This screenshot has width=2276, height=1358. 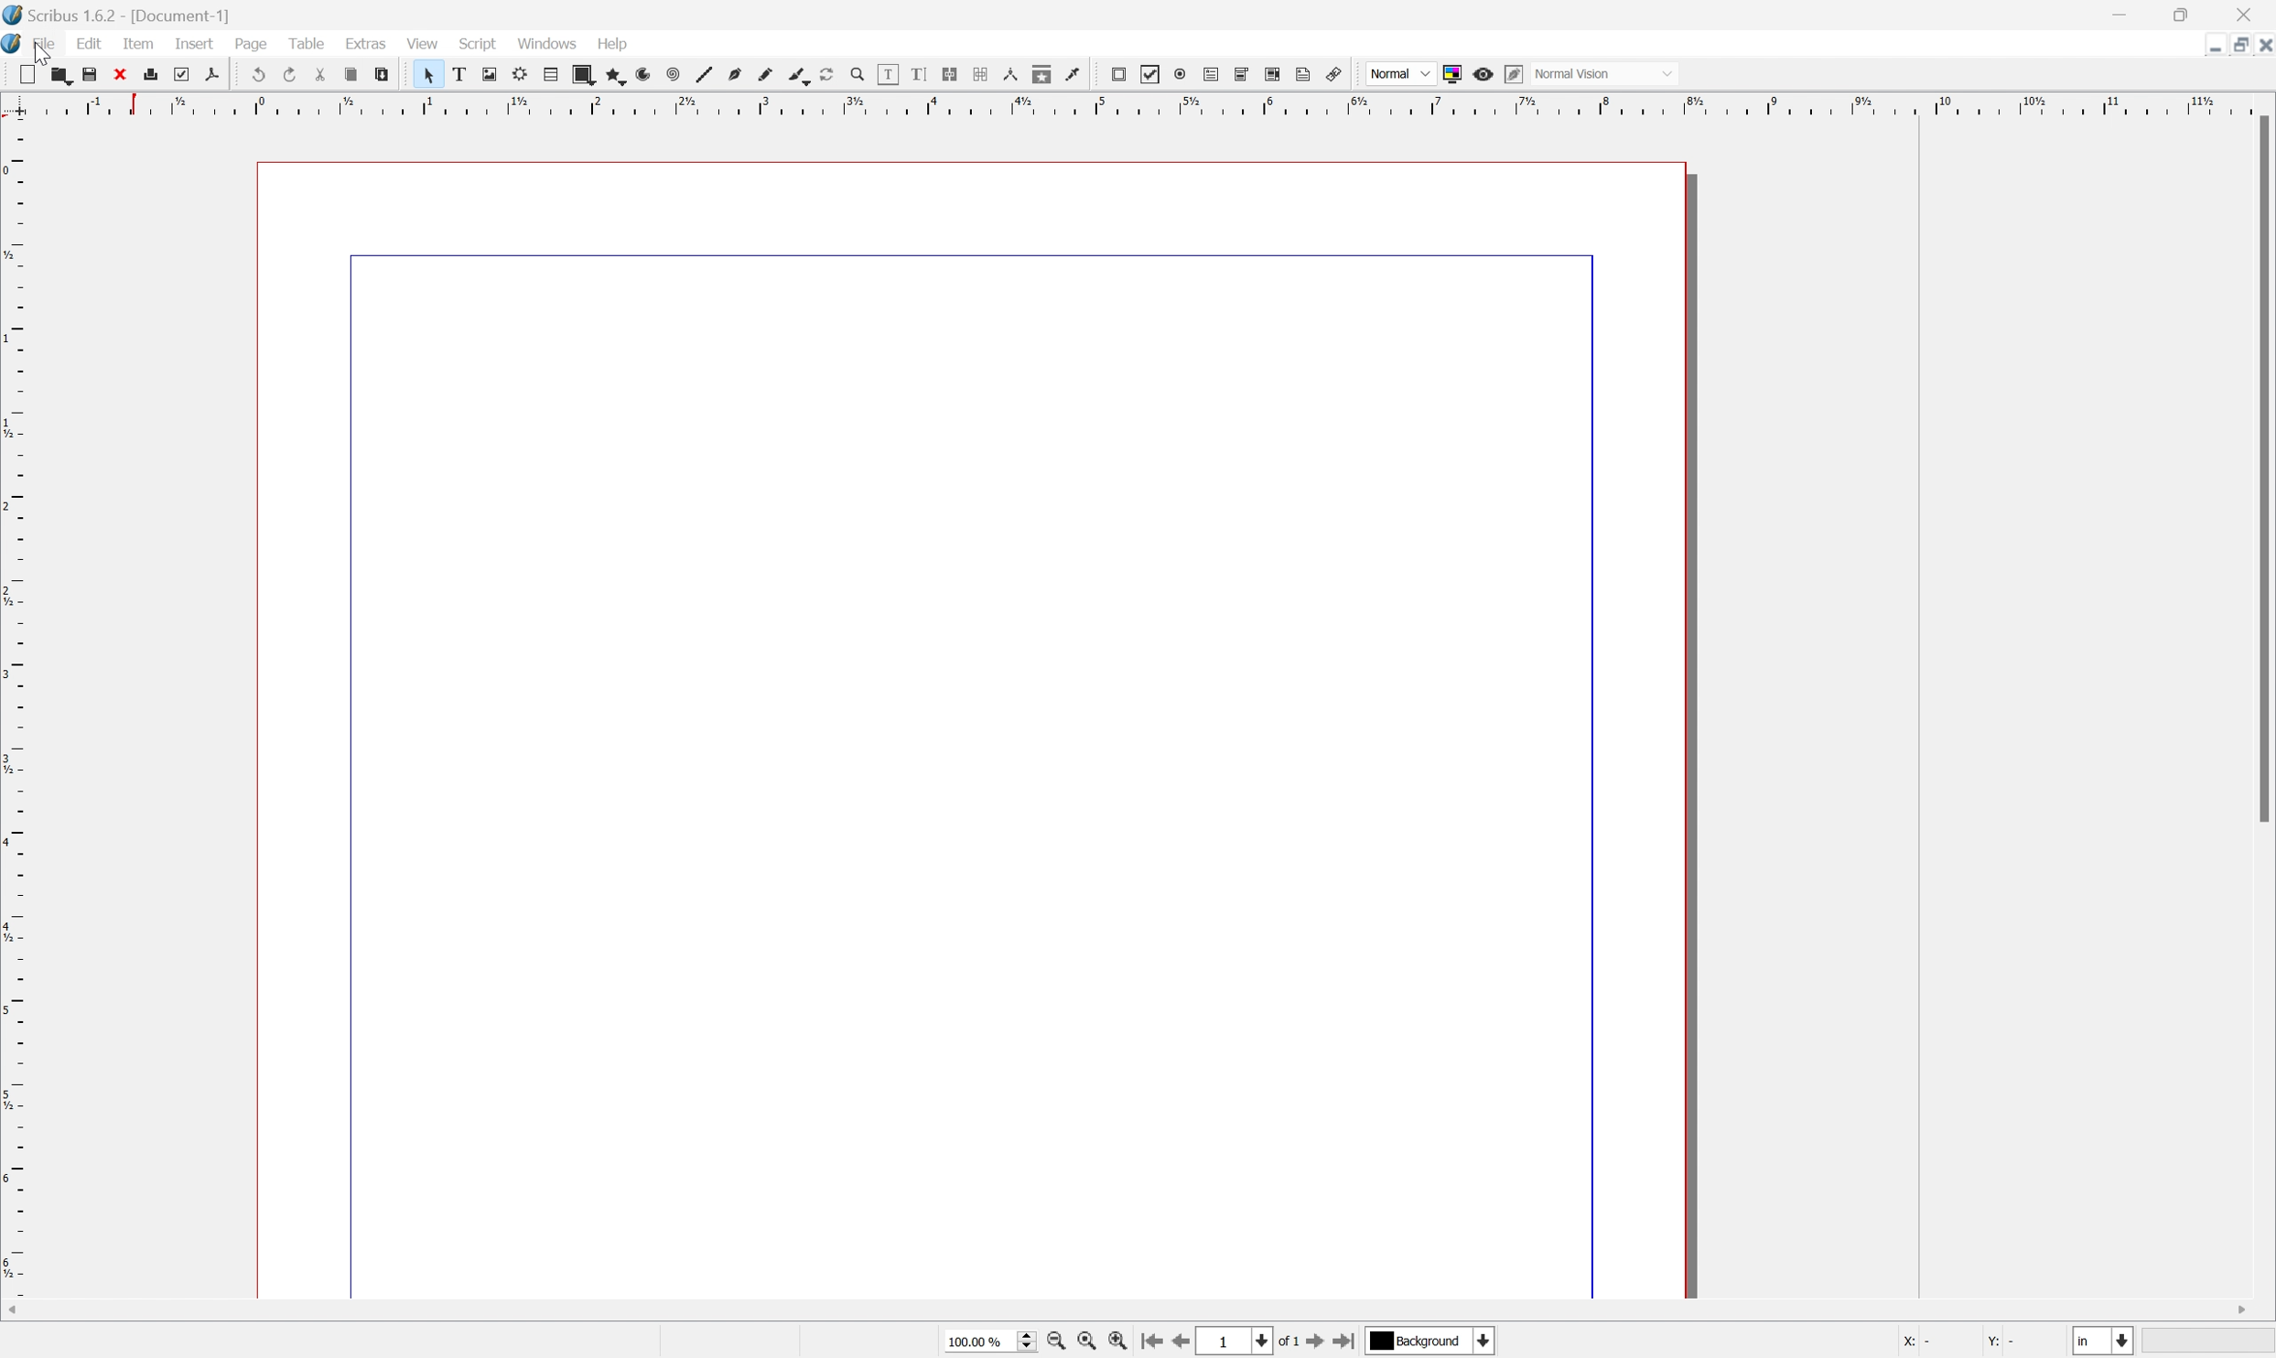 What do you see at coordinates (546, 75) in the screenshot?
I see `Table` at bounding box center [546, 75].